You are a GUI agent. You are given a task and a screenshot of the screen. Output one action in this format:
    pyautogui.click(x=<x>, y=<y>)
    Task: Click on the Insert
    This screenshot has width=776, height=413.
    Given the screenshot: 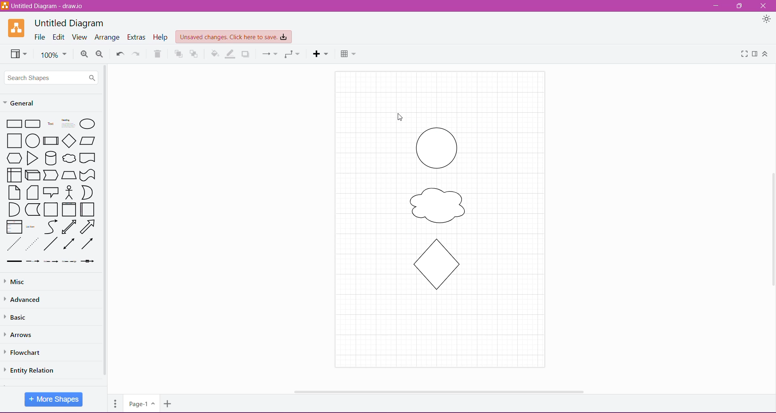 What is the action you would take?
    pyautogui.click(x=321, y=54)
    